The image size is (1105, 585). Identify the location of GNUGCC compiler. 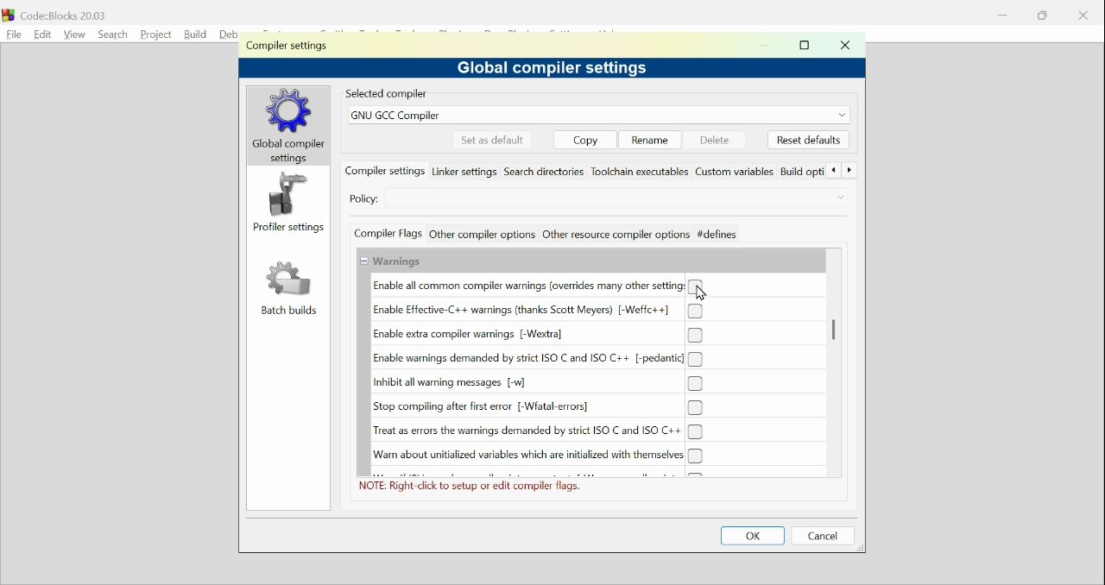
(597, 115).